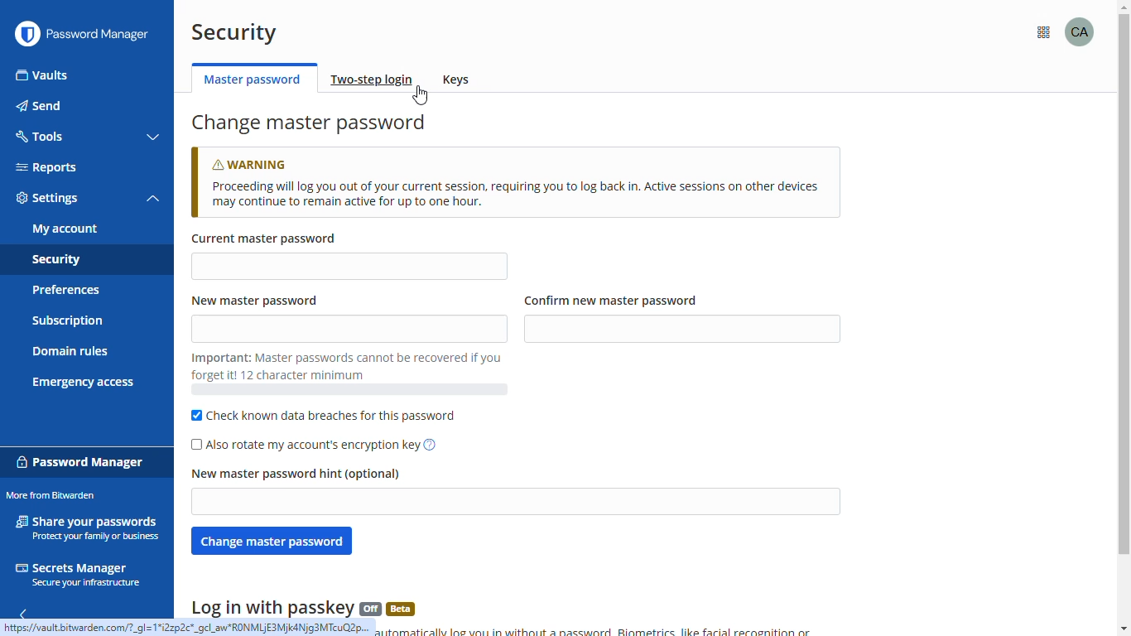  Describe the element at coordinates (104, 34) in the screenshot. I see `password manager` at that location.